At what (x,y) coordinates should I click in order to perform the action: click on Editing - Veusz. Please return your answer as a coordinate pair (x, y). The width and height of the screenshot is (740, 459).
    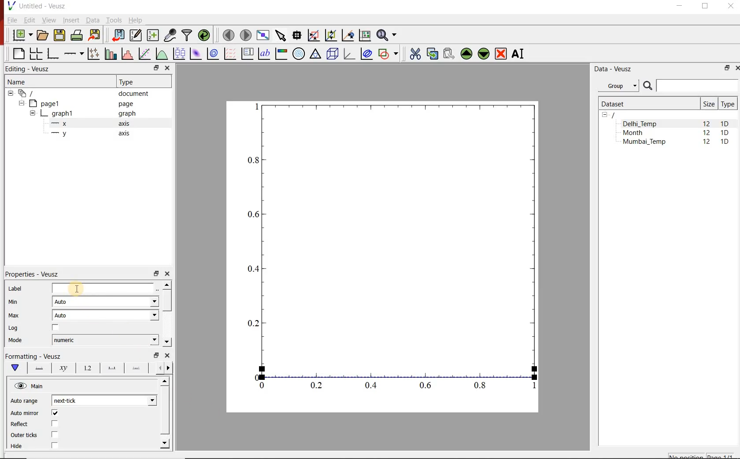
    Looking at the image, I should click on (33, 68).